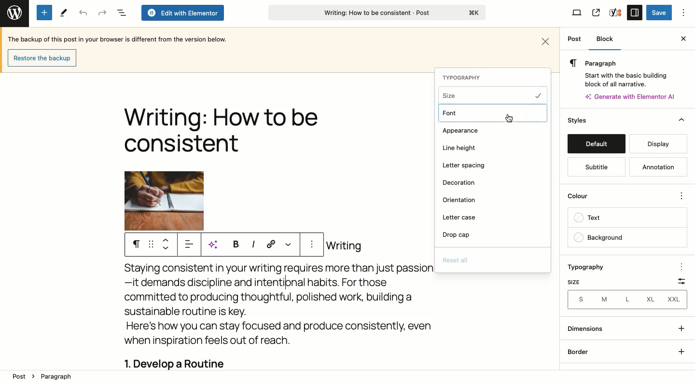 This screenshot has width=695, height=382. I want to click on Decoration, so click(459, 183).